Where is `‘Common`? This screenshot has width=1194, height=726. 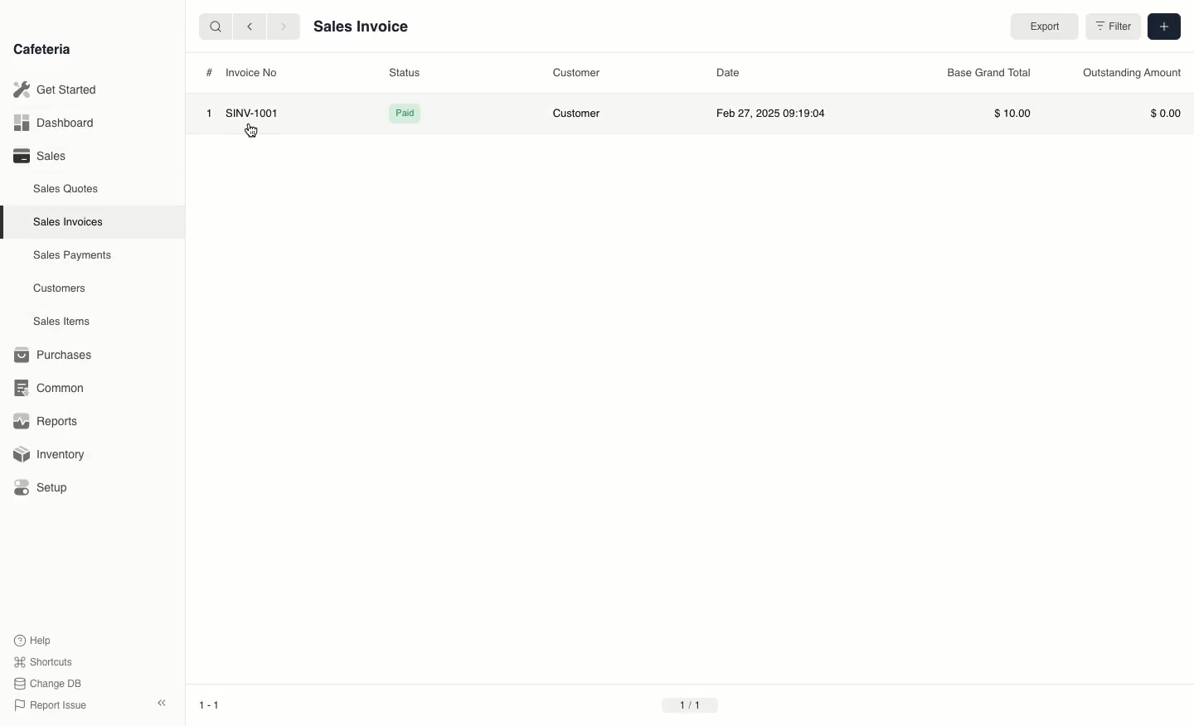 ‘Common is located at coordinates (50, 387).